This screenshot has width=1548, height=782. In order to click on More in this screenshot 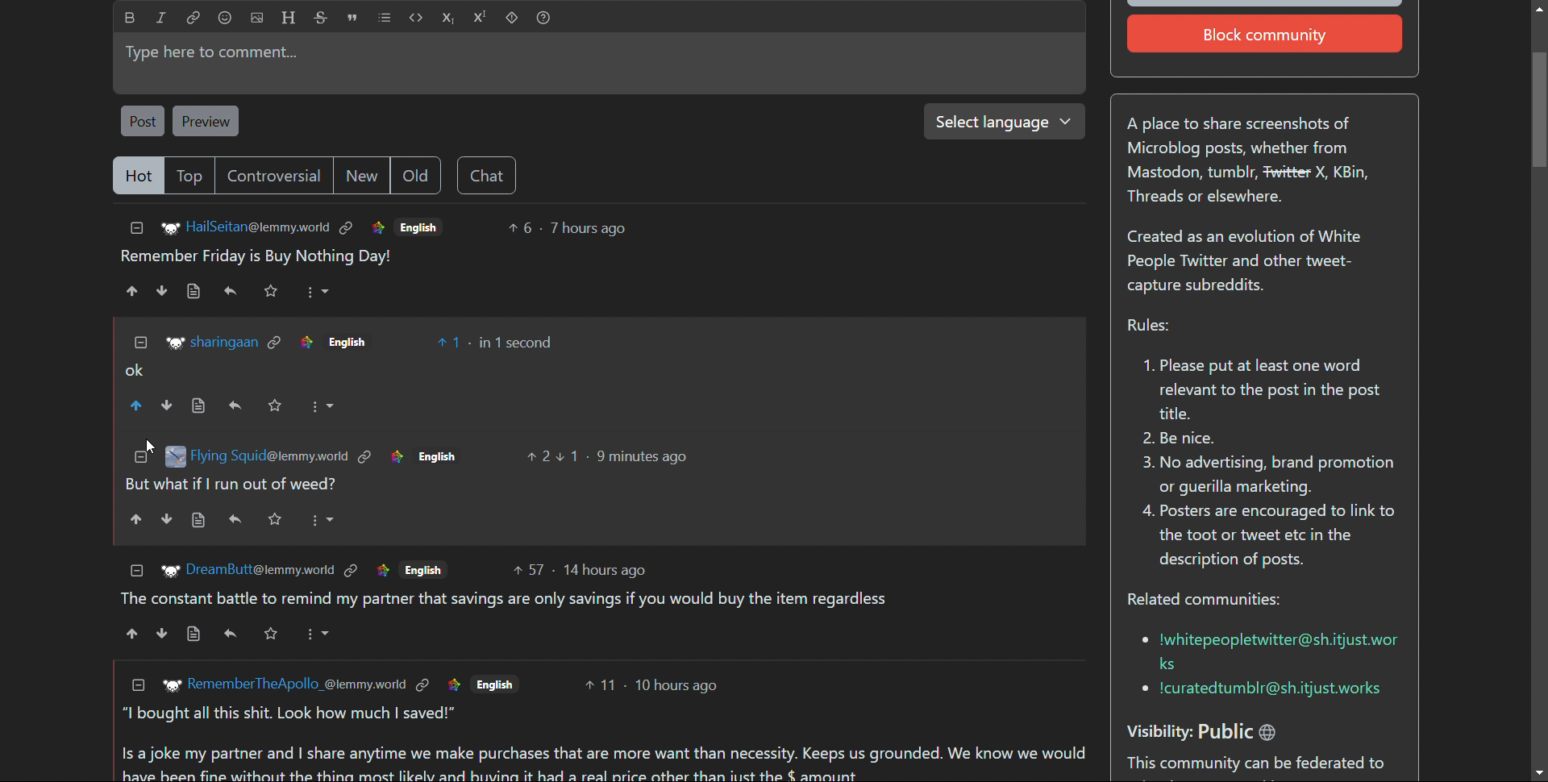, I will do `click(330, 635)`.